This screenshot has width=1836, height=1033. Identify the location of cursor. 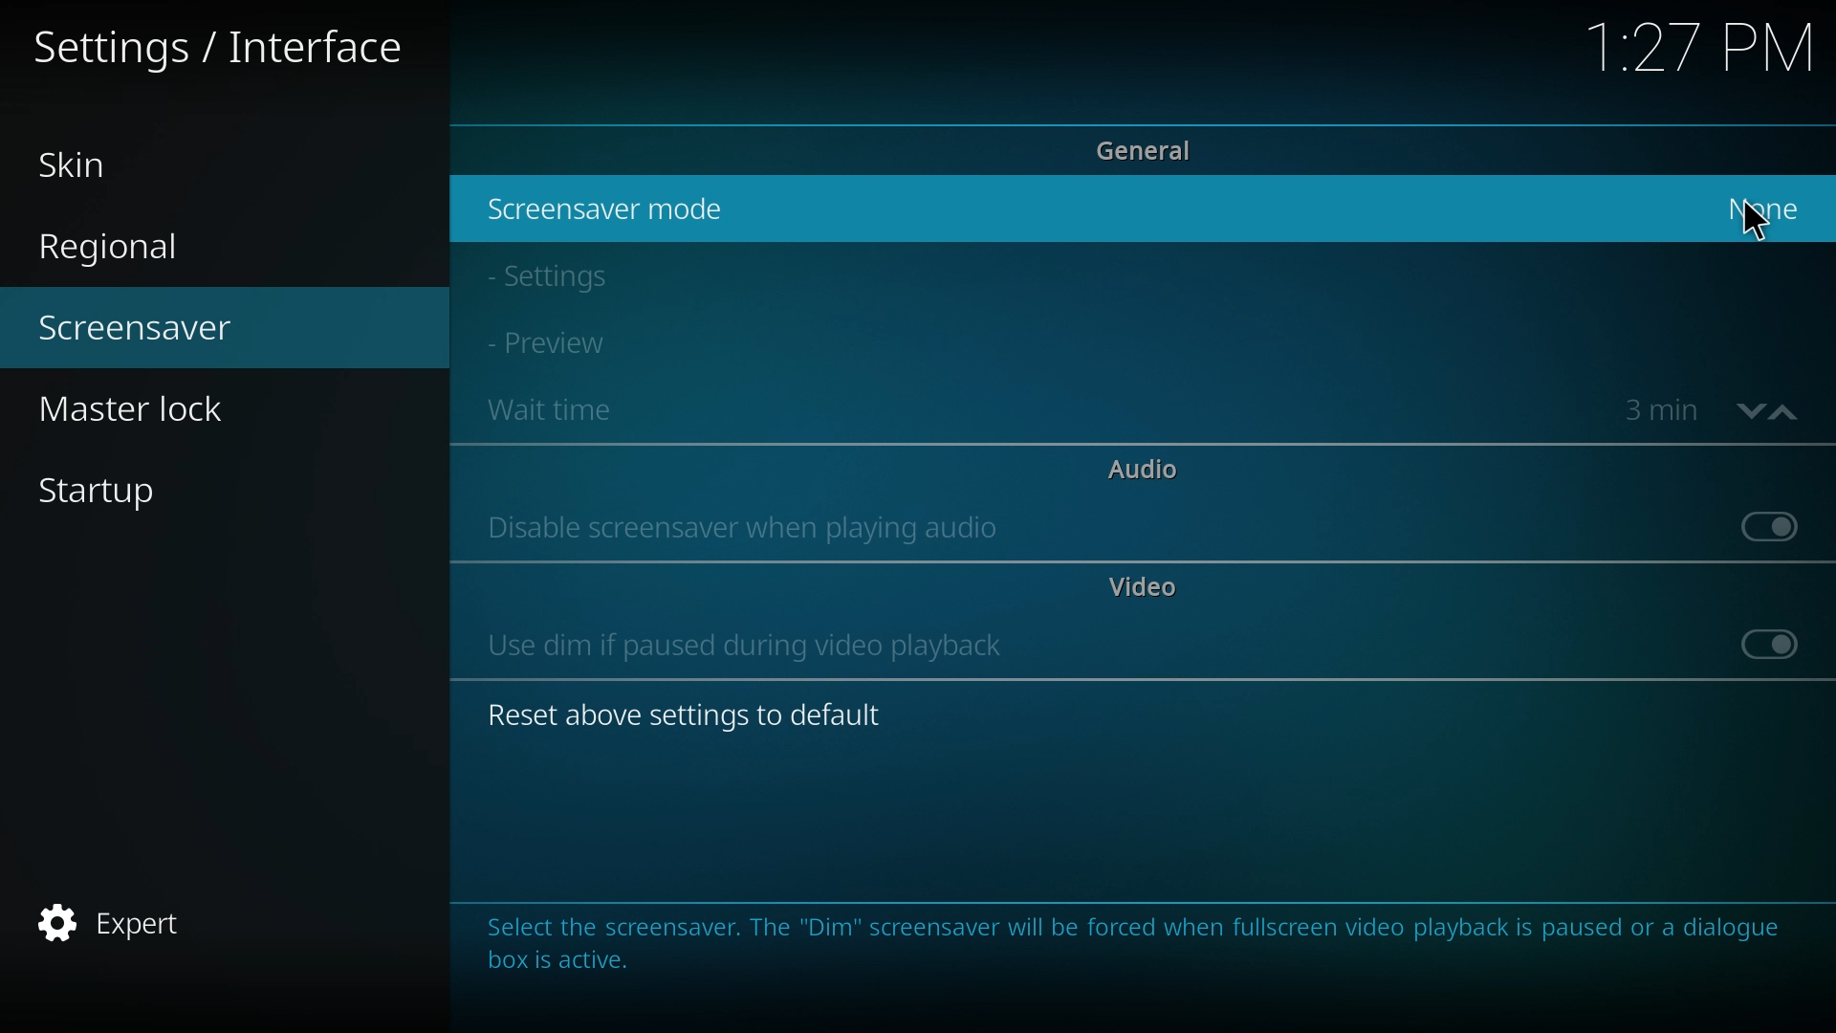
(1756, 222).